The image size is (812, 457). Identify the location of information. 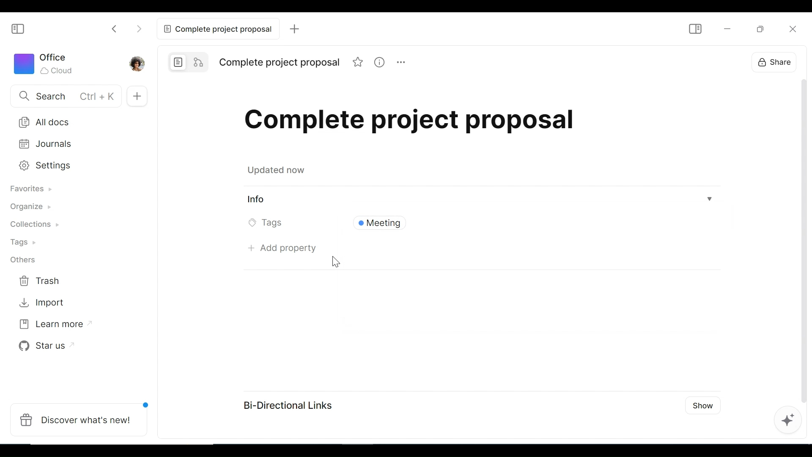
(381, 63).